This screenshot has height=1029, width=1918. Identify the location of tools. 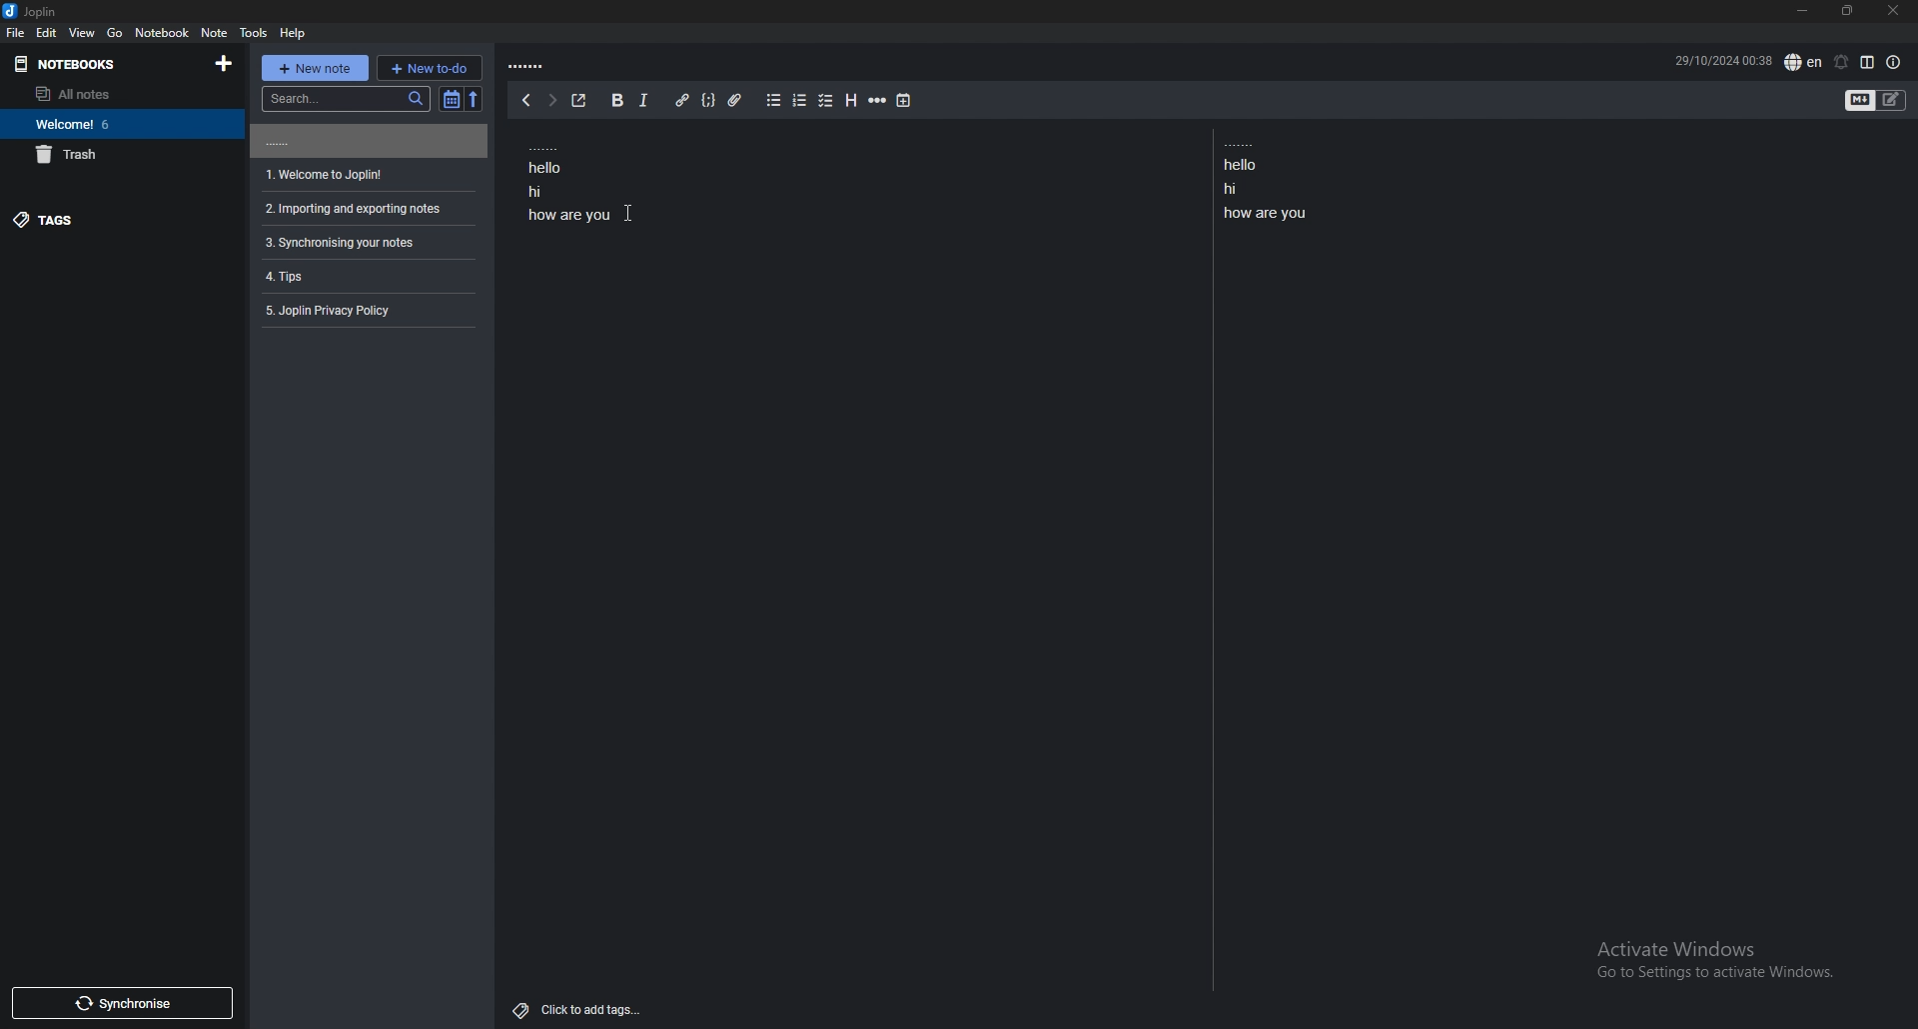
(255, 33).